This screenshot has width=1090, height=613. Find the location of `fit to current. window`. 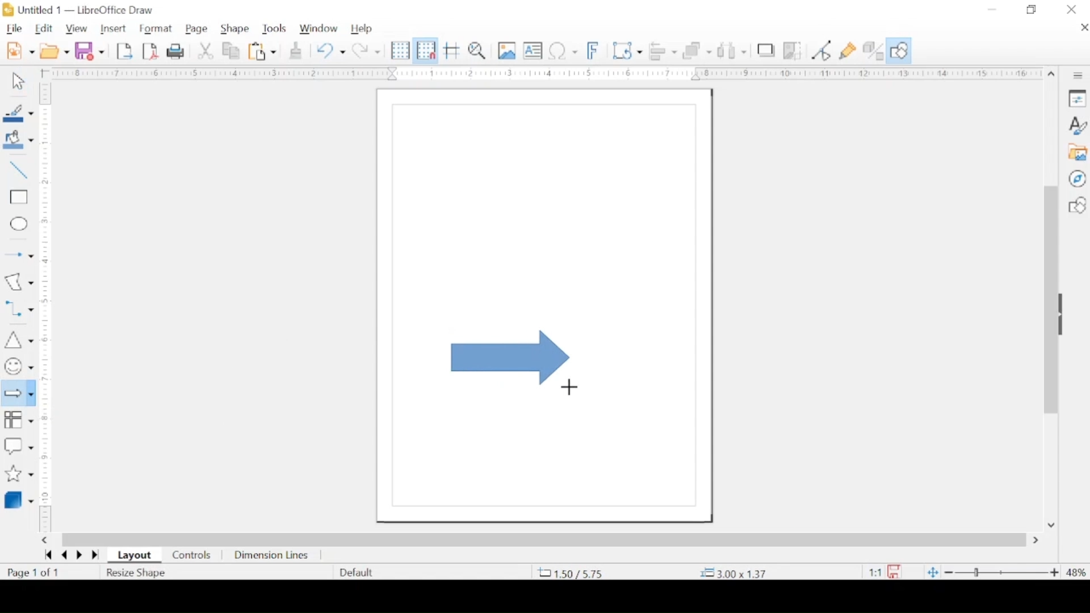

fit to current. window is located at coordinates (932, 572).